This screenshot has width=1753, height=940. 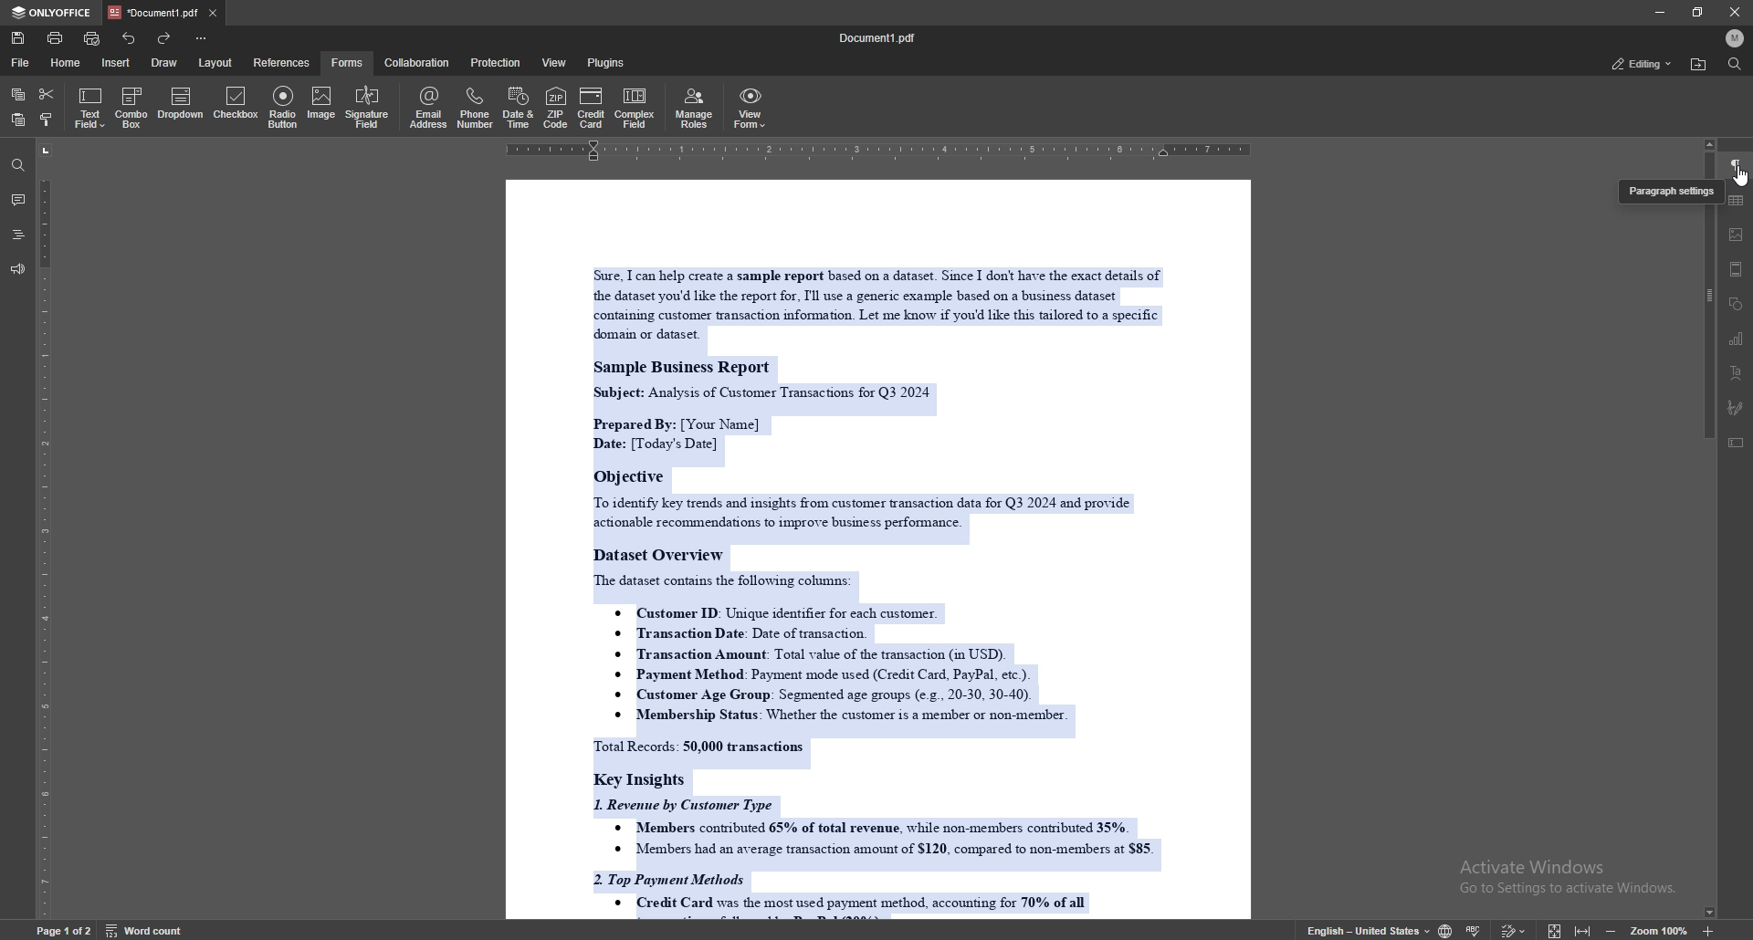 I want to click on undo, so click(x=130, y=38).